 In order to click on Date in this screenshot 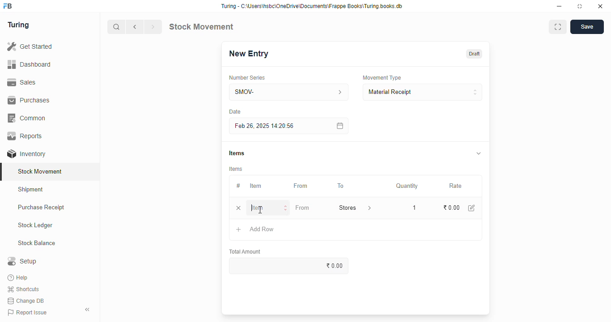, I will do `click(235, 111)`.